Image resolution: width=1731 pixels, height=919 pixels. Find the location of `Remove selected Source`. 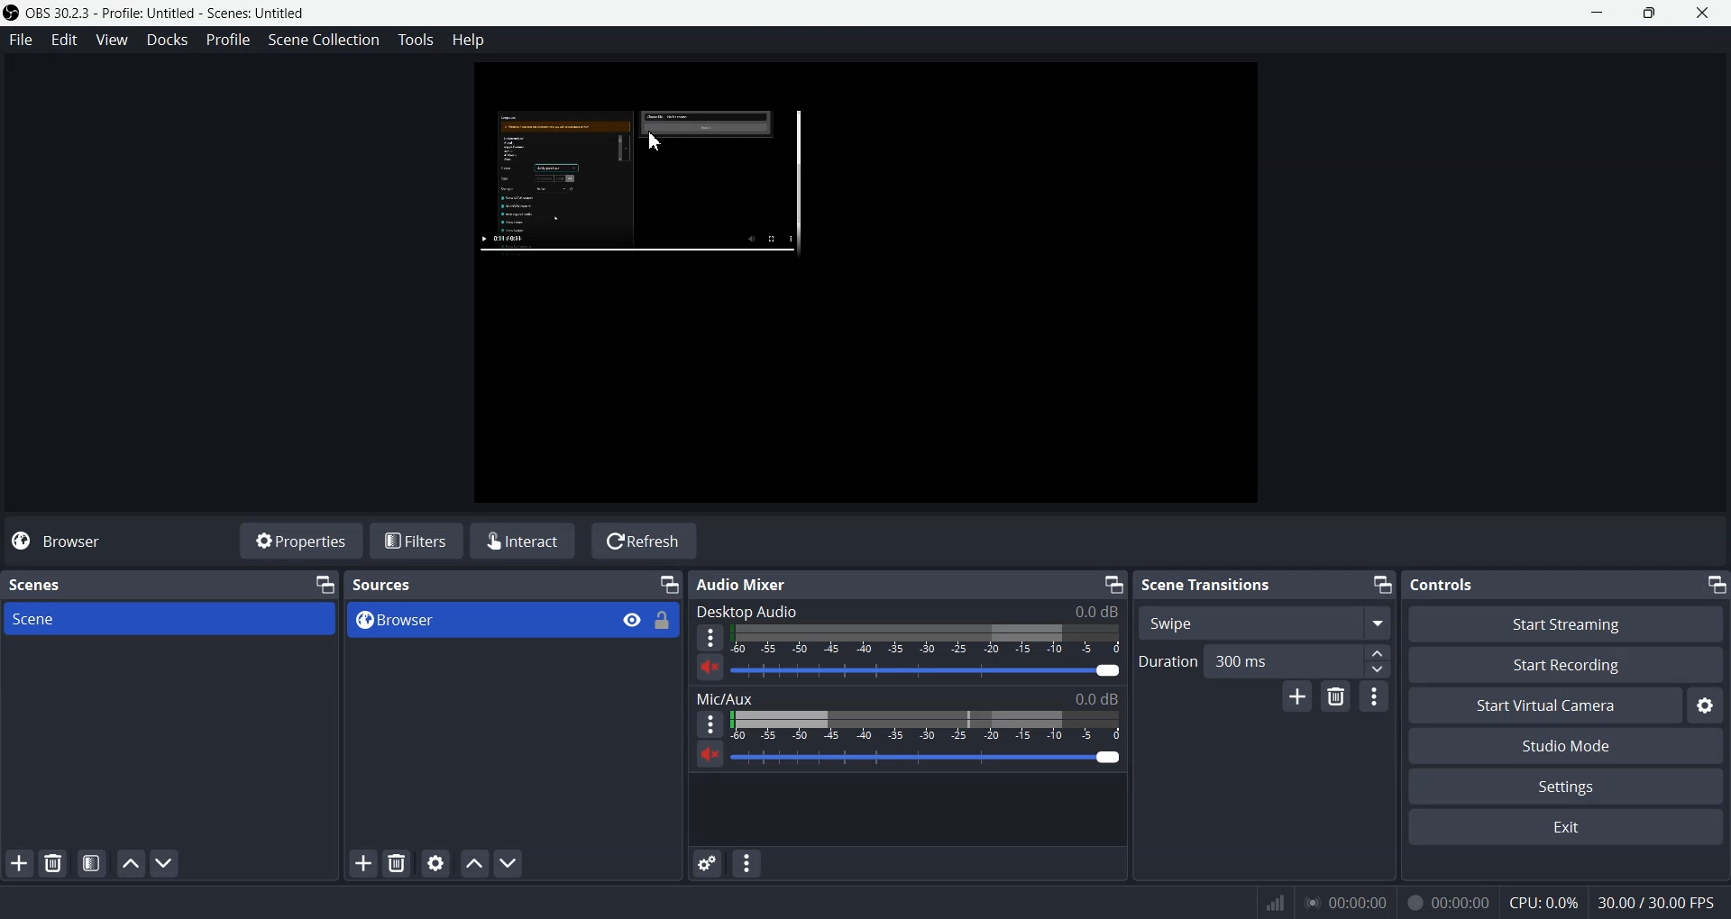

Remove selected Source is located at coordinates (397, 863).